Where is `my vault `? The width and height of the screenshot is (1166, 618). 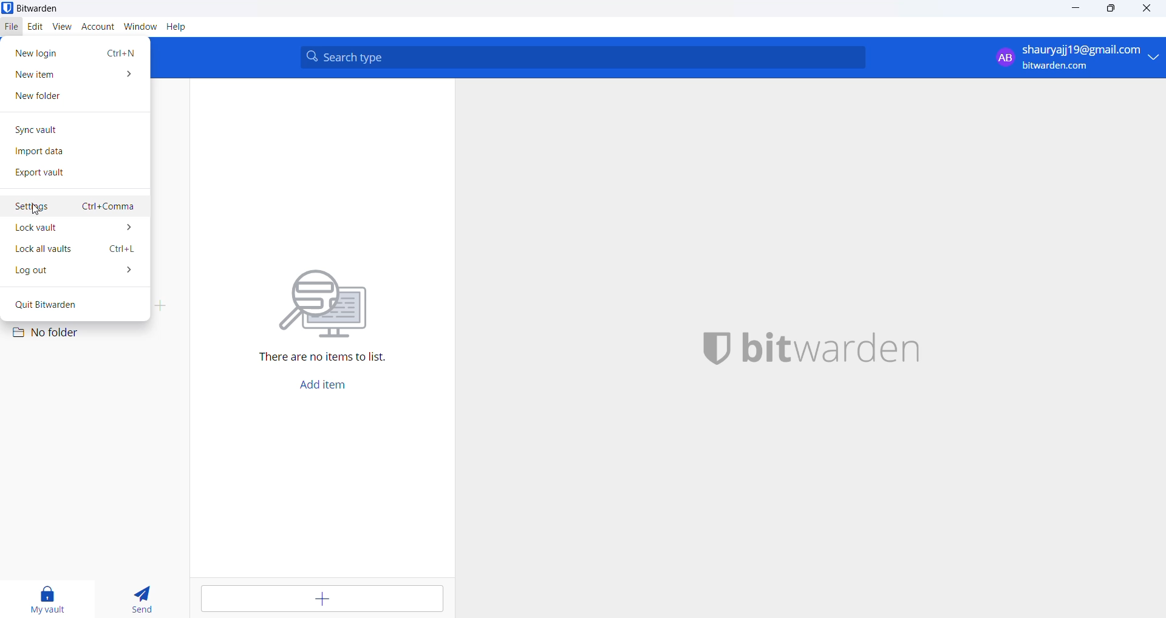 my vault  is located at coordinates (49, 600).